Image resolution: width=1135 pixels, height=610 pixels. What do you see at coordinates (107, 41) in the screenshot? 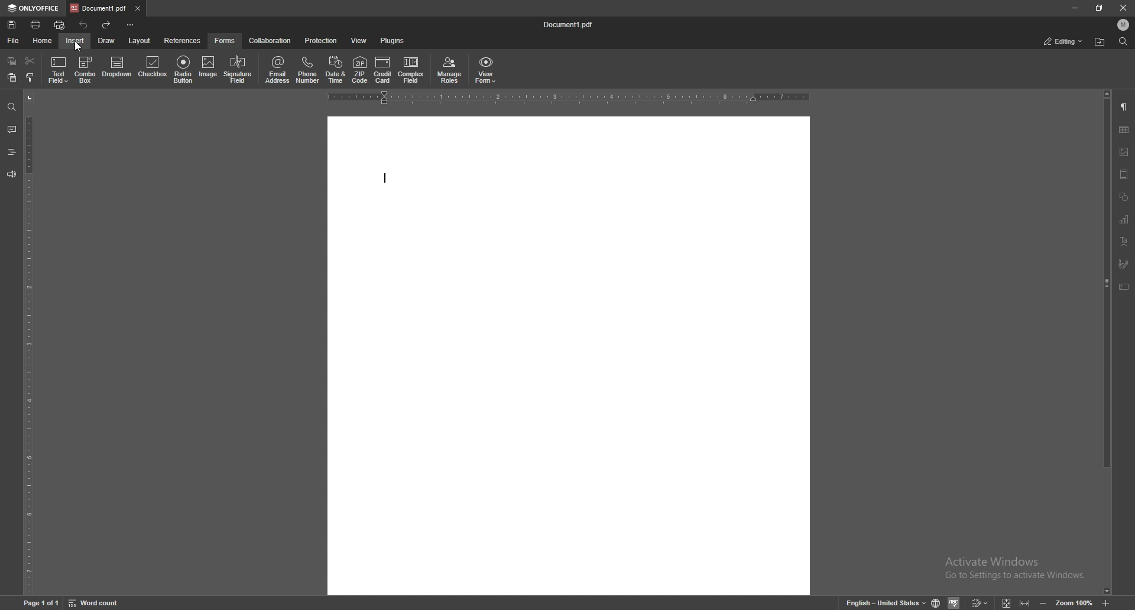
I see `draw` at bounding box center [107, 41].